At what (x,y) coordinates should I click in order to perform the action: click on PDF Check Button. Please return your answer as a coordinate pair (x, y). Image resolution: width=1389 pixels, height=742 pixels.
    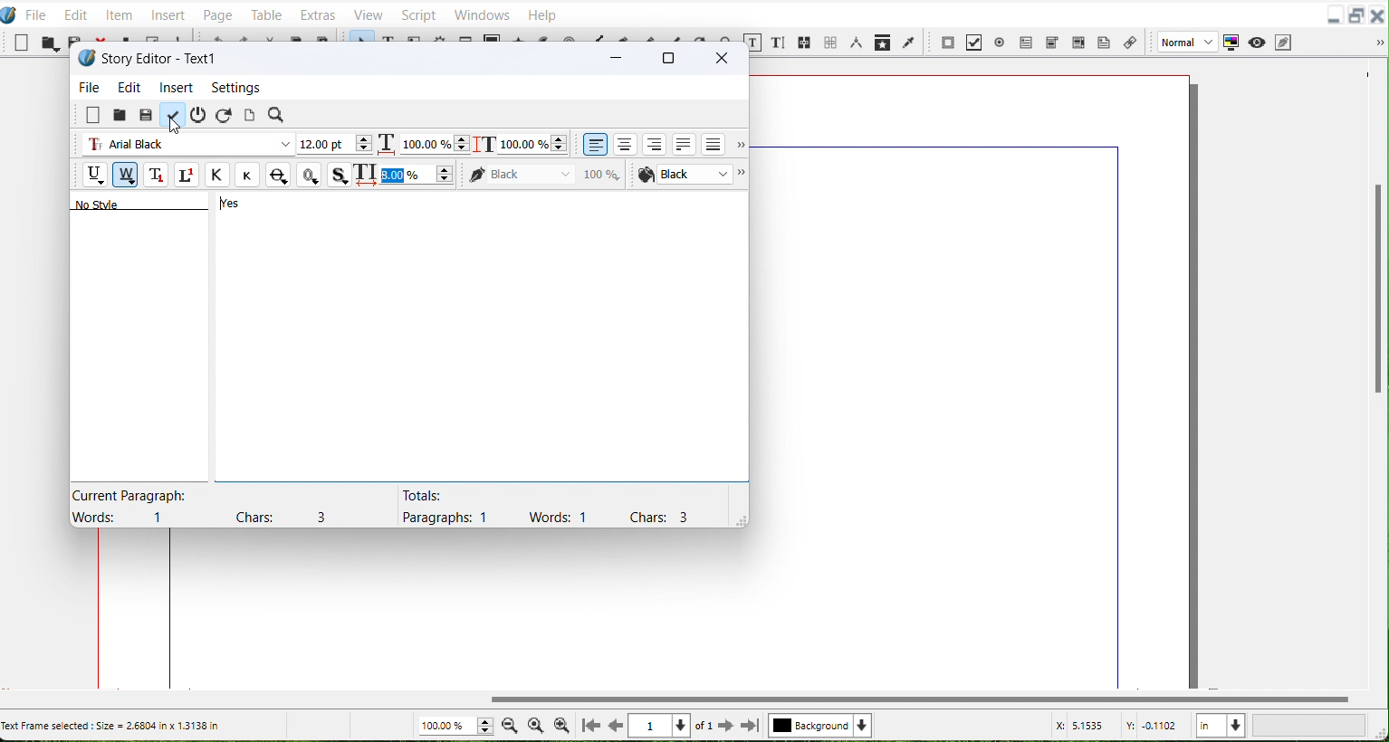
    Looking at the image, I should click on (976, 42).